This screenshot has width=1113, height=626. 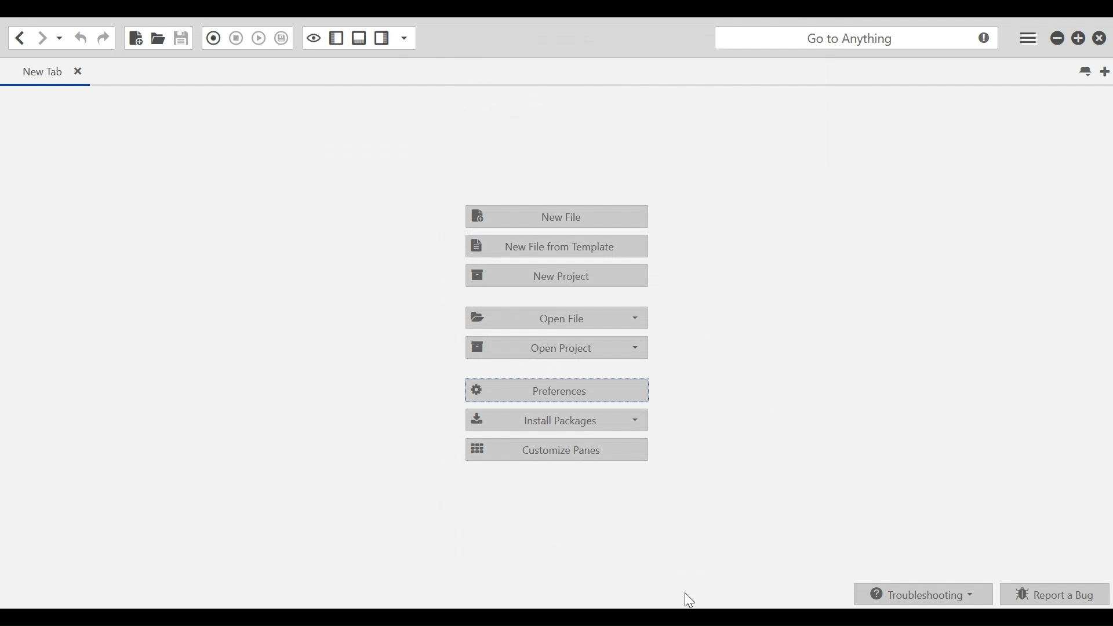 I want to click on Customize Panes, so click(x=555, y=449).